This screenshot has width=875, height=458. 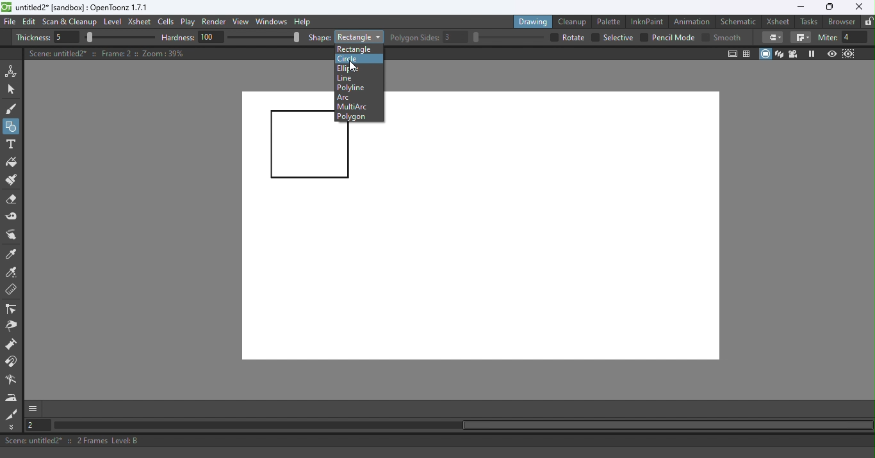 What do you see at coordinates (190, 22) in the screenshot?
I see `Play` at bounding box center [190, 22].